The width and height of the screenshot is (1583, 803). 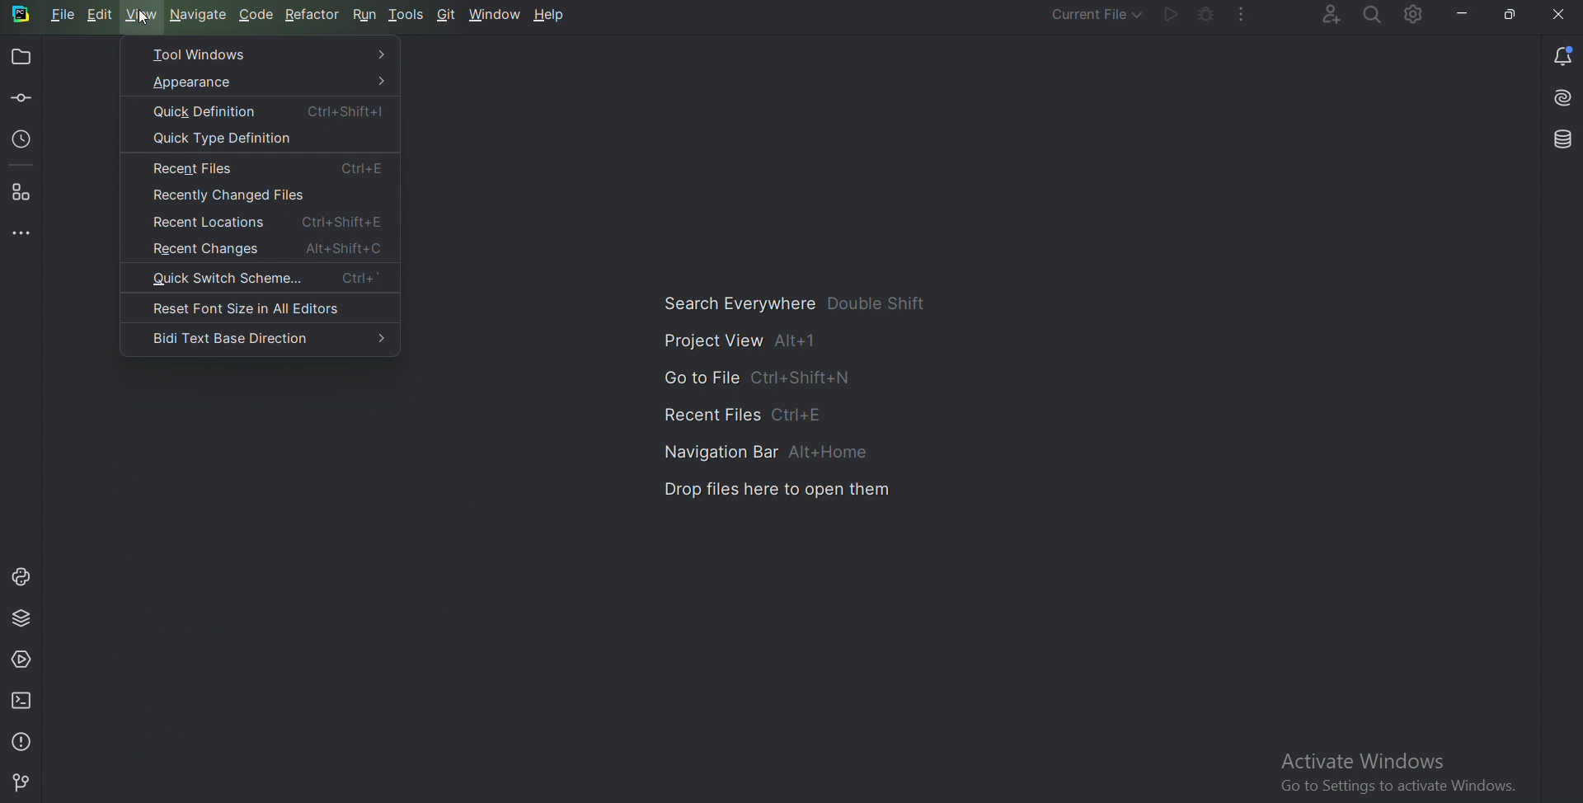 What do you see at coordinates (61, 15) in the screenshot?
I see `File` at bounding box center [61, 15].